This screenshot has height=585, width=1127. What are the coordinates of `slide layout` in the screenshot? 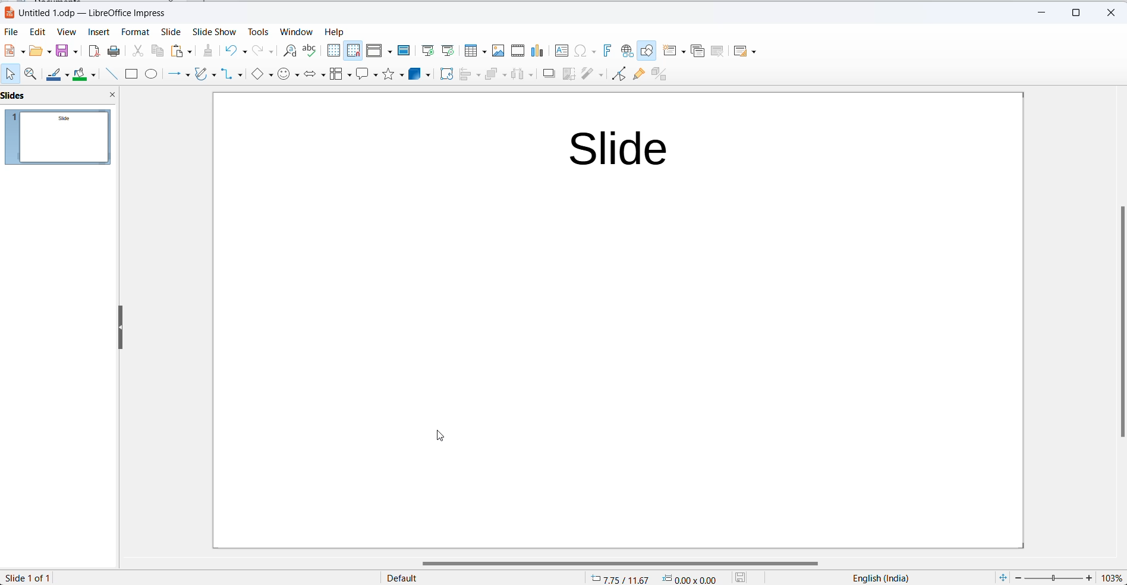 It's located at (749, 50).